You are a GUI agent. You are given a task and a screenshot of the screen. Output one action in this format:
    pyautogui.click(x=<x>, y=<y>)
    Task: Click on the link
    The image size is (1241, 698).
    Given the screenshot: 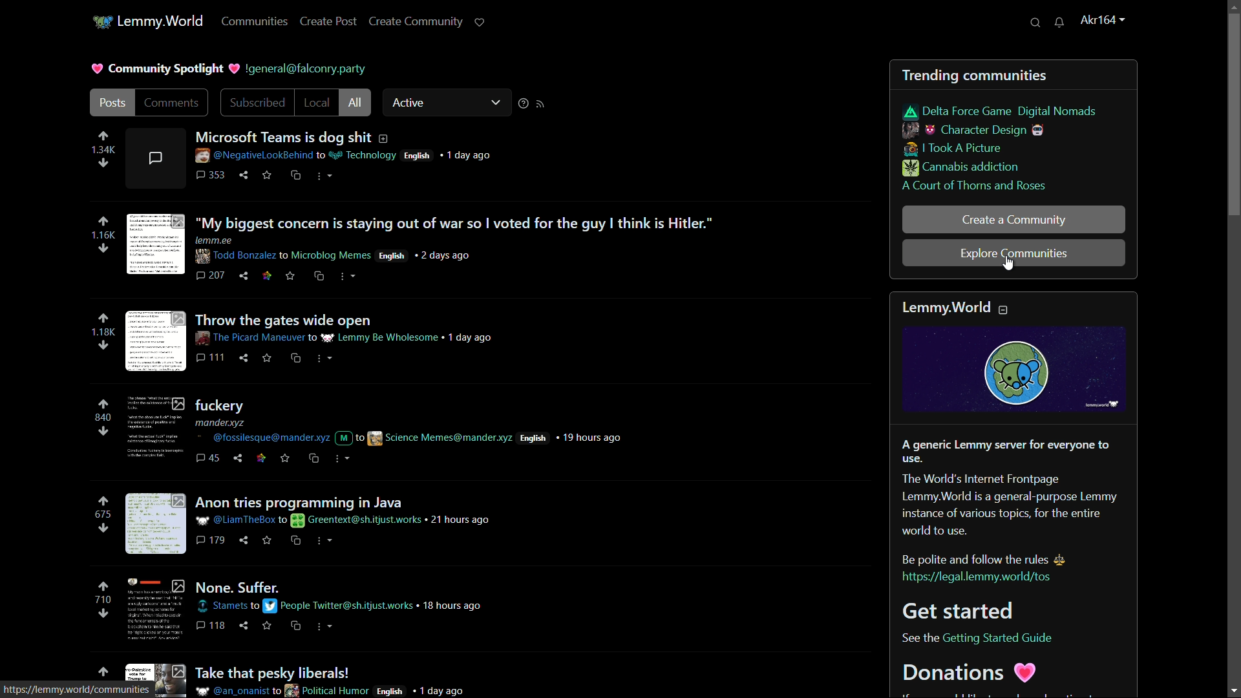 What is the action you would take?
    pyautogui.click(x=988, y=580)
    